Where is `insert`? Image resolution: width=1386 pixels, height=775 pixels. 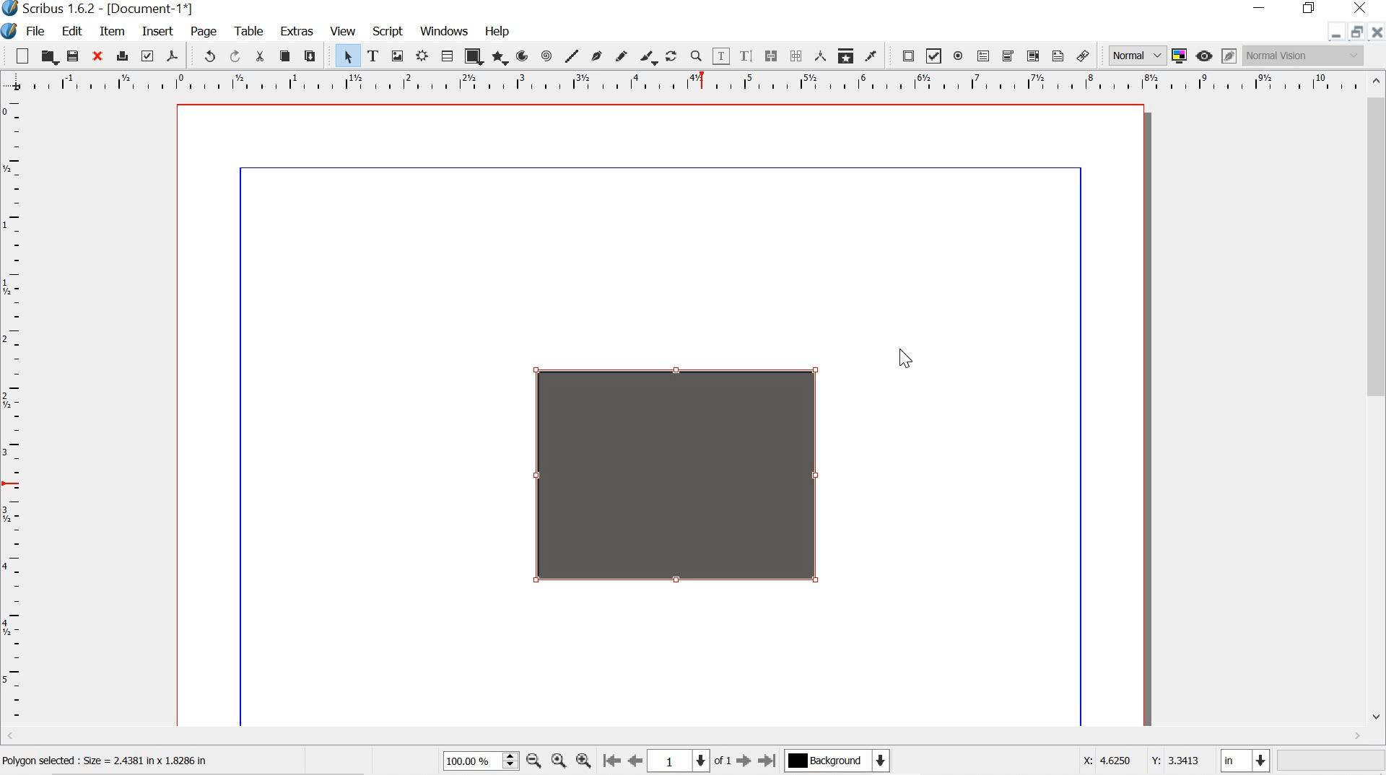 insert is located at coordinates (157, 31).